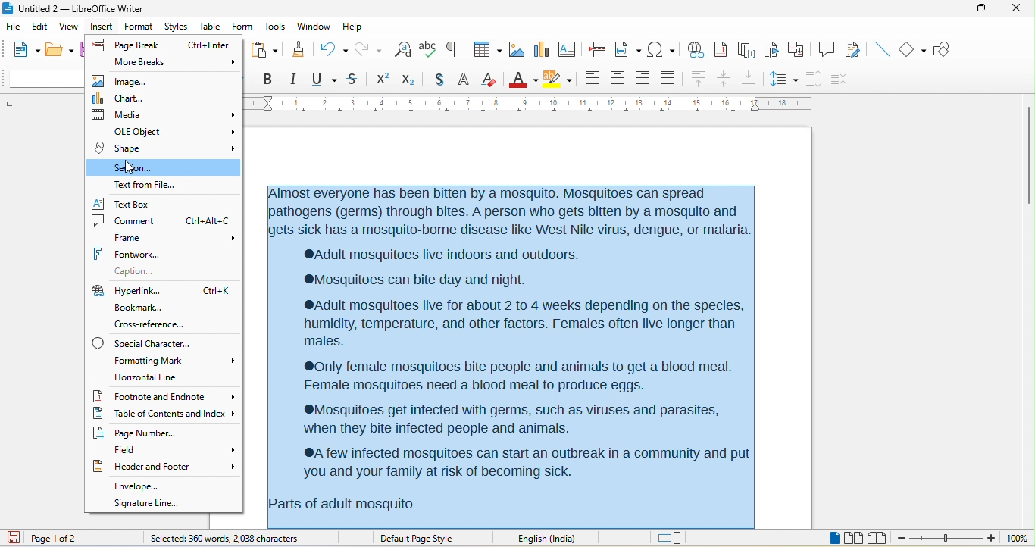 This screenshot has height=547, width=1035. What do you see at coordinates (351, 23) in the screenshot?
I see `help` at bounding box center [351, 23].